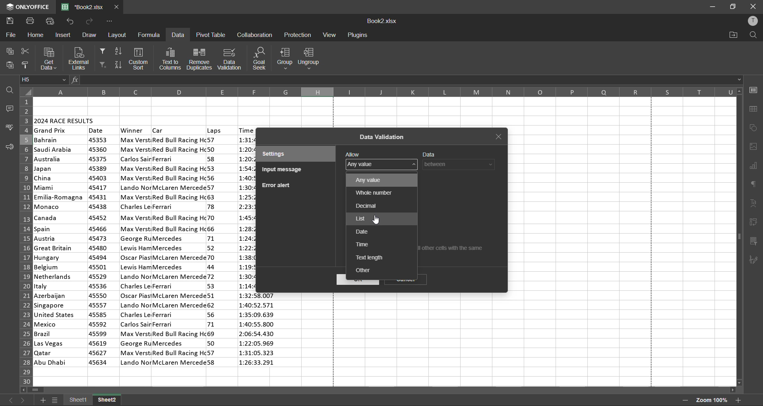 This screenshot has height=406, width=763. Describe the element at coordinates (9, 147) in the screenshot. I see `feedback` at that location.